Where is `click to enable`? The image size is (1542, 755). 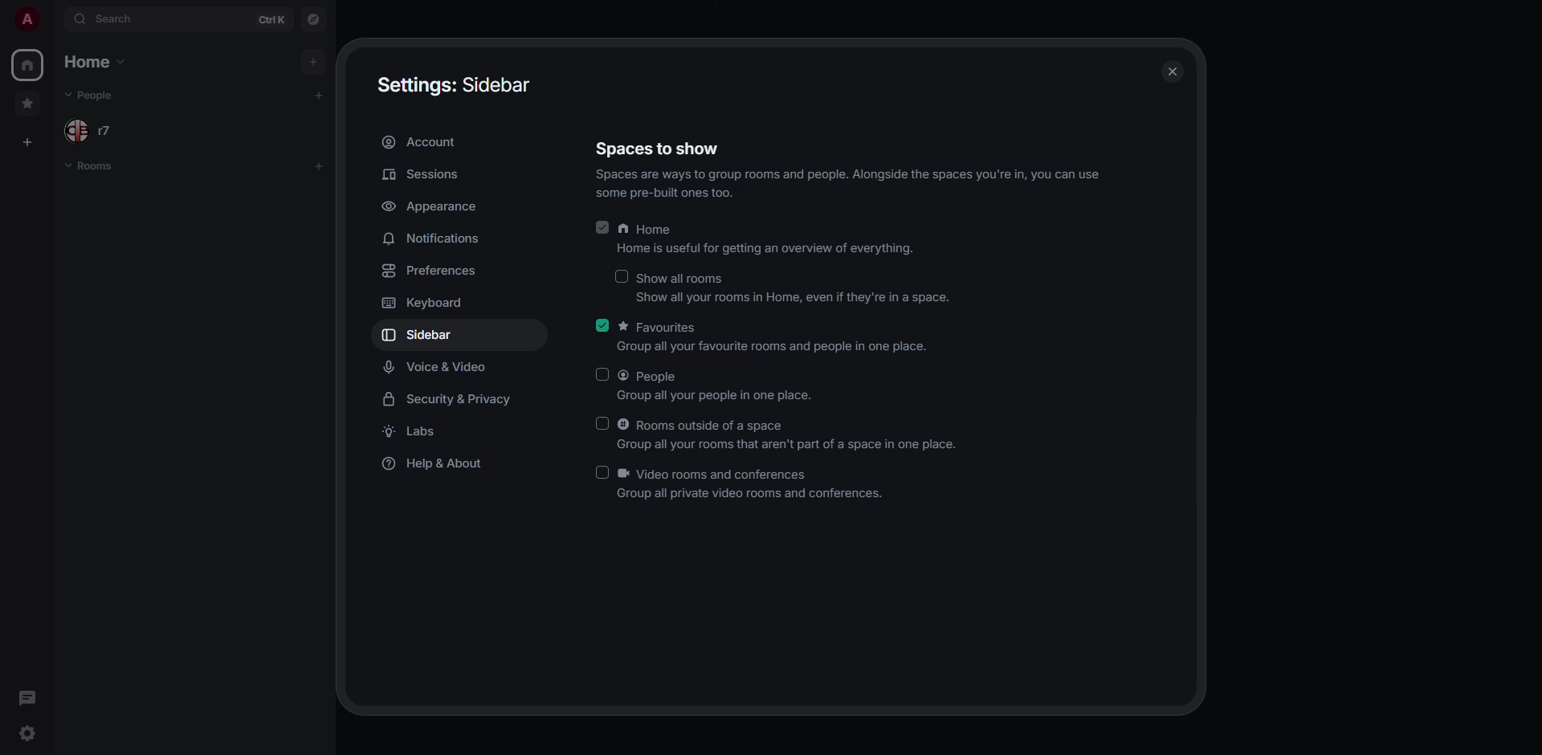
click to enable is located at coordinates (622, 276).